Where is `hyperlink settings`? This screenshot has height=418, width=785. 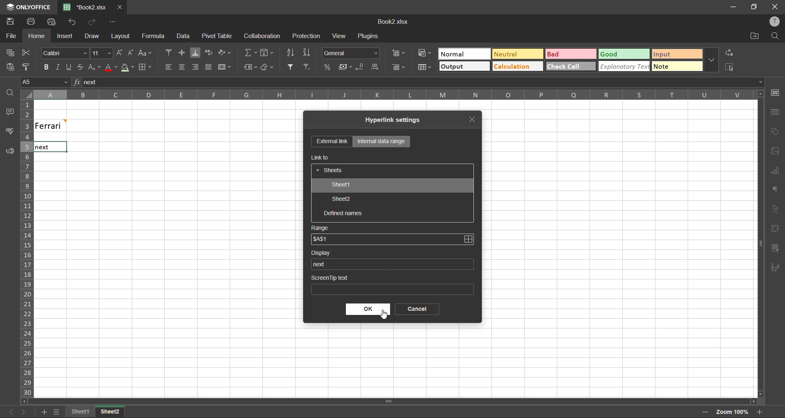 hyperlink settings is located at coordinates (397, 120).